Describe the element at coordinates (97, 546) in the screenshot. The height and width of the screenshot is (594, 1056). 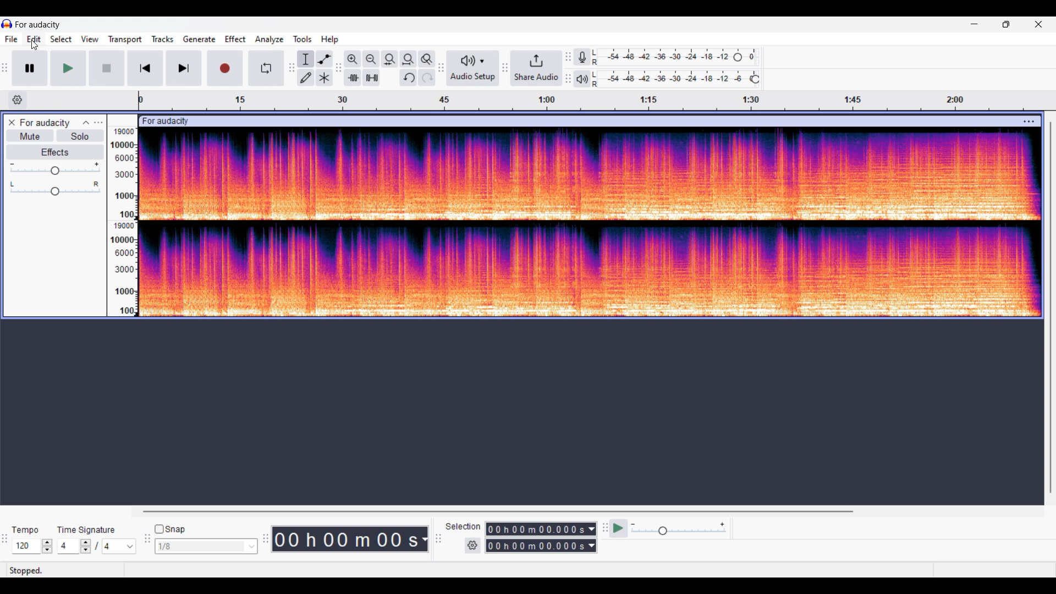
I see `Time signature settings` at that location.